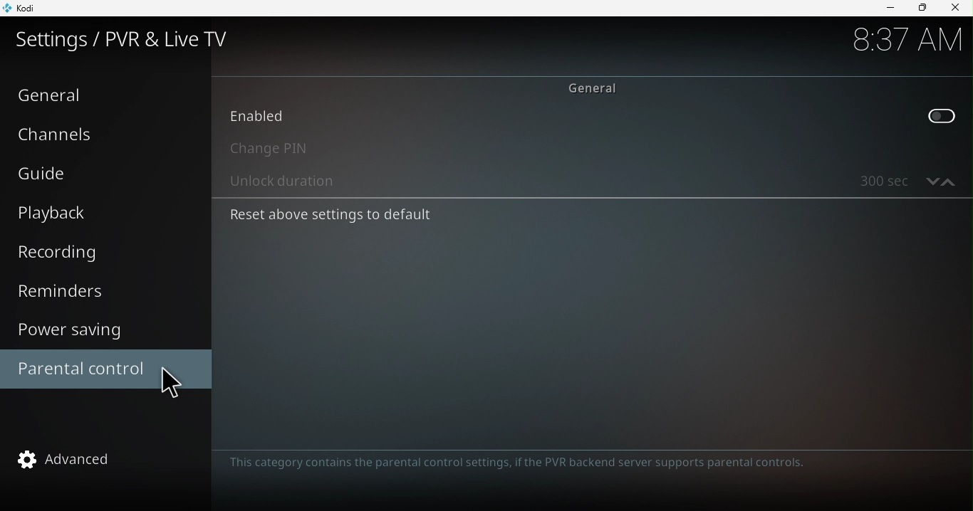 Image resolution: width=973 pixels, height=511 pixels. What do you see at coordinates (563, 184) in the screenshot?
I see `Unlock duration` at bounding box center [563, 184].